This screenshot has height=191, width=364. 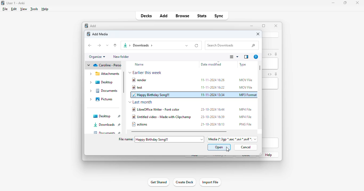 What do you see at coordinates (100, 34) in the screenshot?
I see `add media` at bounding box center [100, 34].